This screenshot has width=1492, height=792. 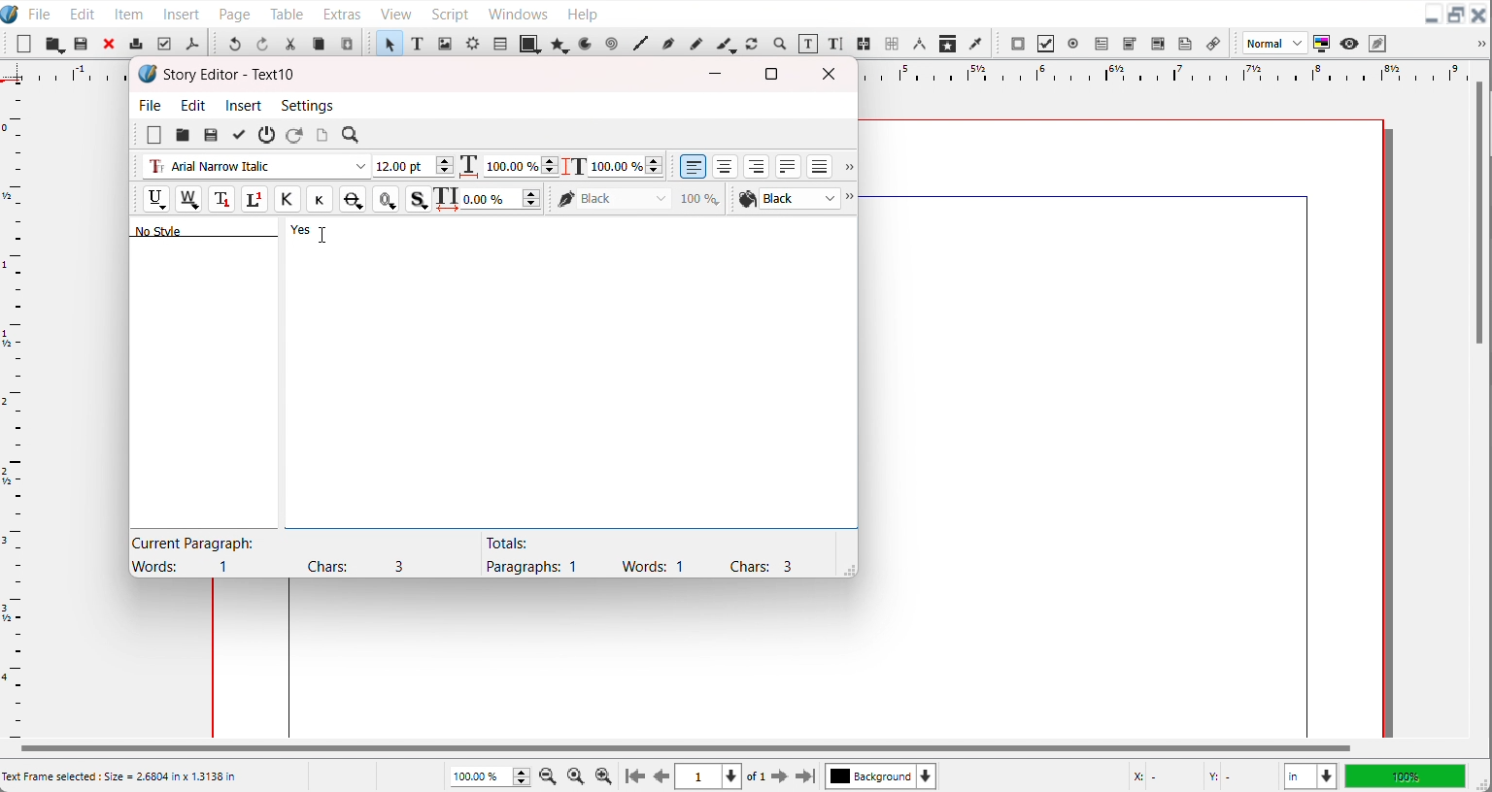 What do you see at coordinates (521, 166) in the screenshot?
I see `Text width adjuster` at bounding box center [521, 166].